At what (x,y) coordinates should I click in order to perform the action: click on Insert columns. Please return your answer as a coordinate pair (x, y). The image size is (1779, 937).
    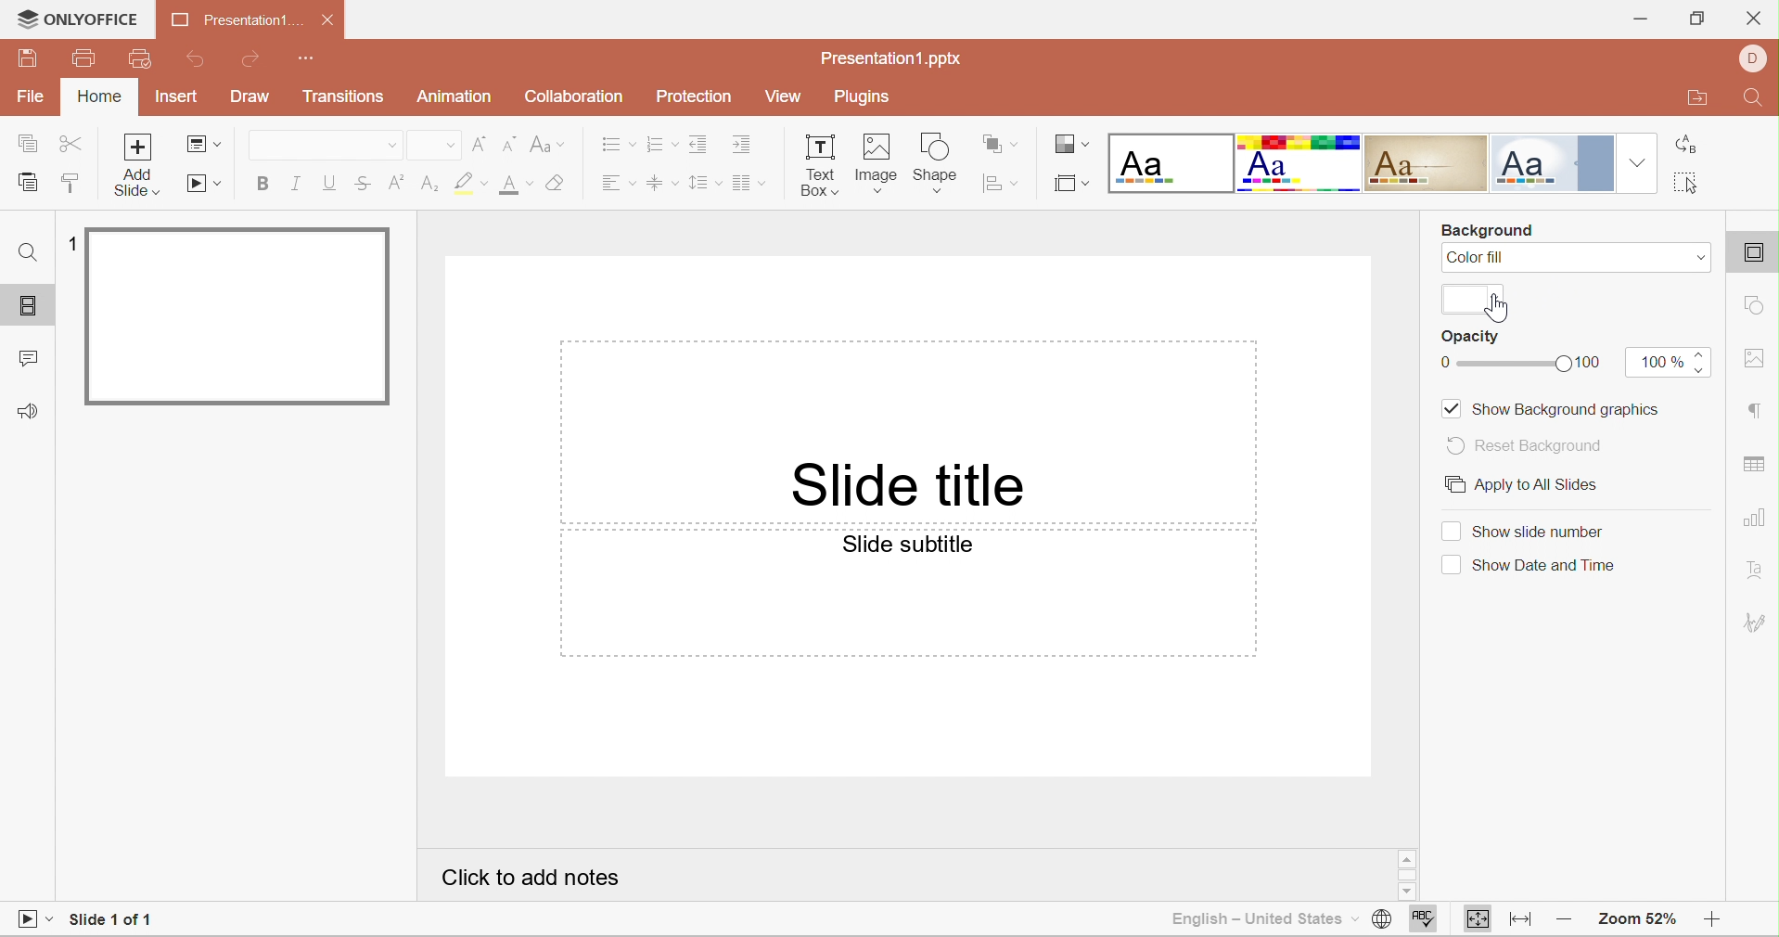
    Looking at the image, I should click on (752, 184).